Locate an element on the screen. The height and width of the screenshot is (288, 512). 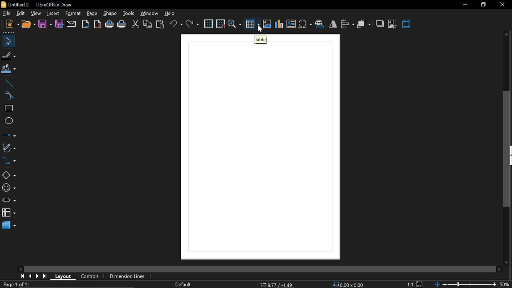
shadow is located at coordinates (380, 24).